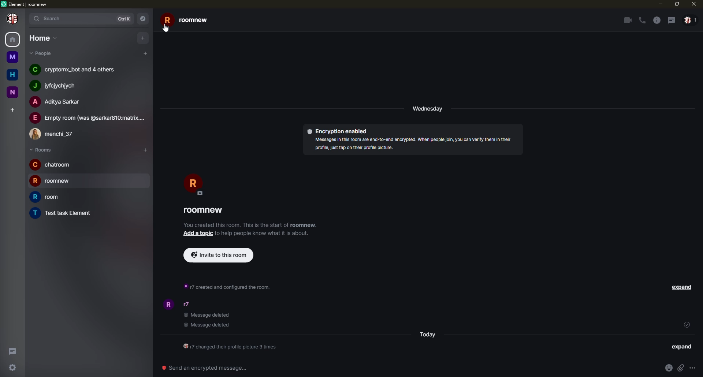 This screenshot has height=377, width=703. What do you see at coordinates (218, 254) in the screenshot?
I see `invite to this room` at bounding box center [218, 254].